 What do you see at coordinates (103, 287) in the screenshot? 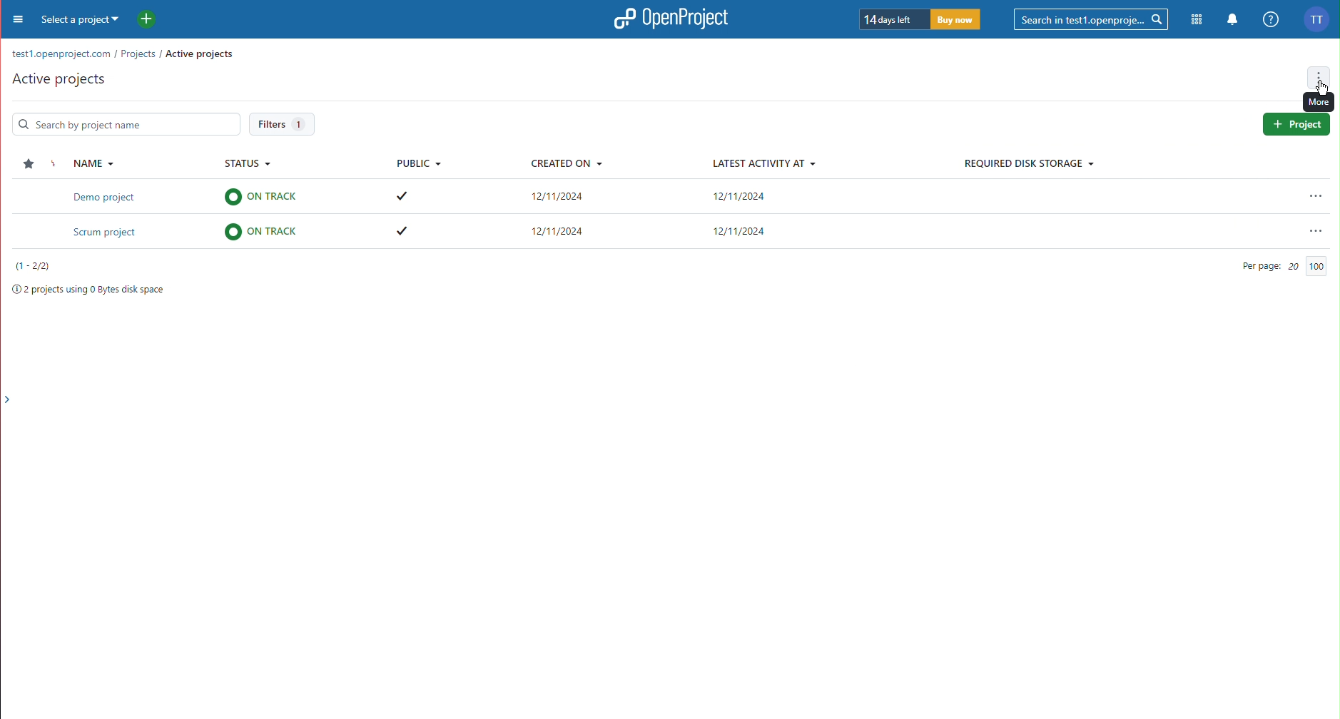
I see `Project space` at bounding box center [103, 287].